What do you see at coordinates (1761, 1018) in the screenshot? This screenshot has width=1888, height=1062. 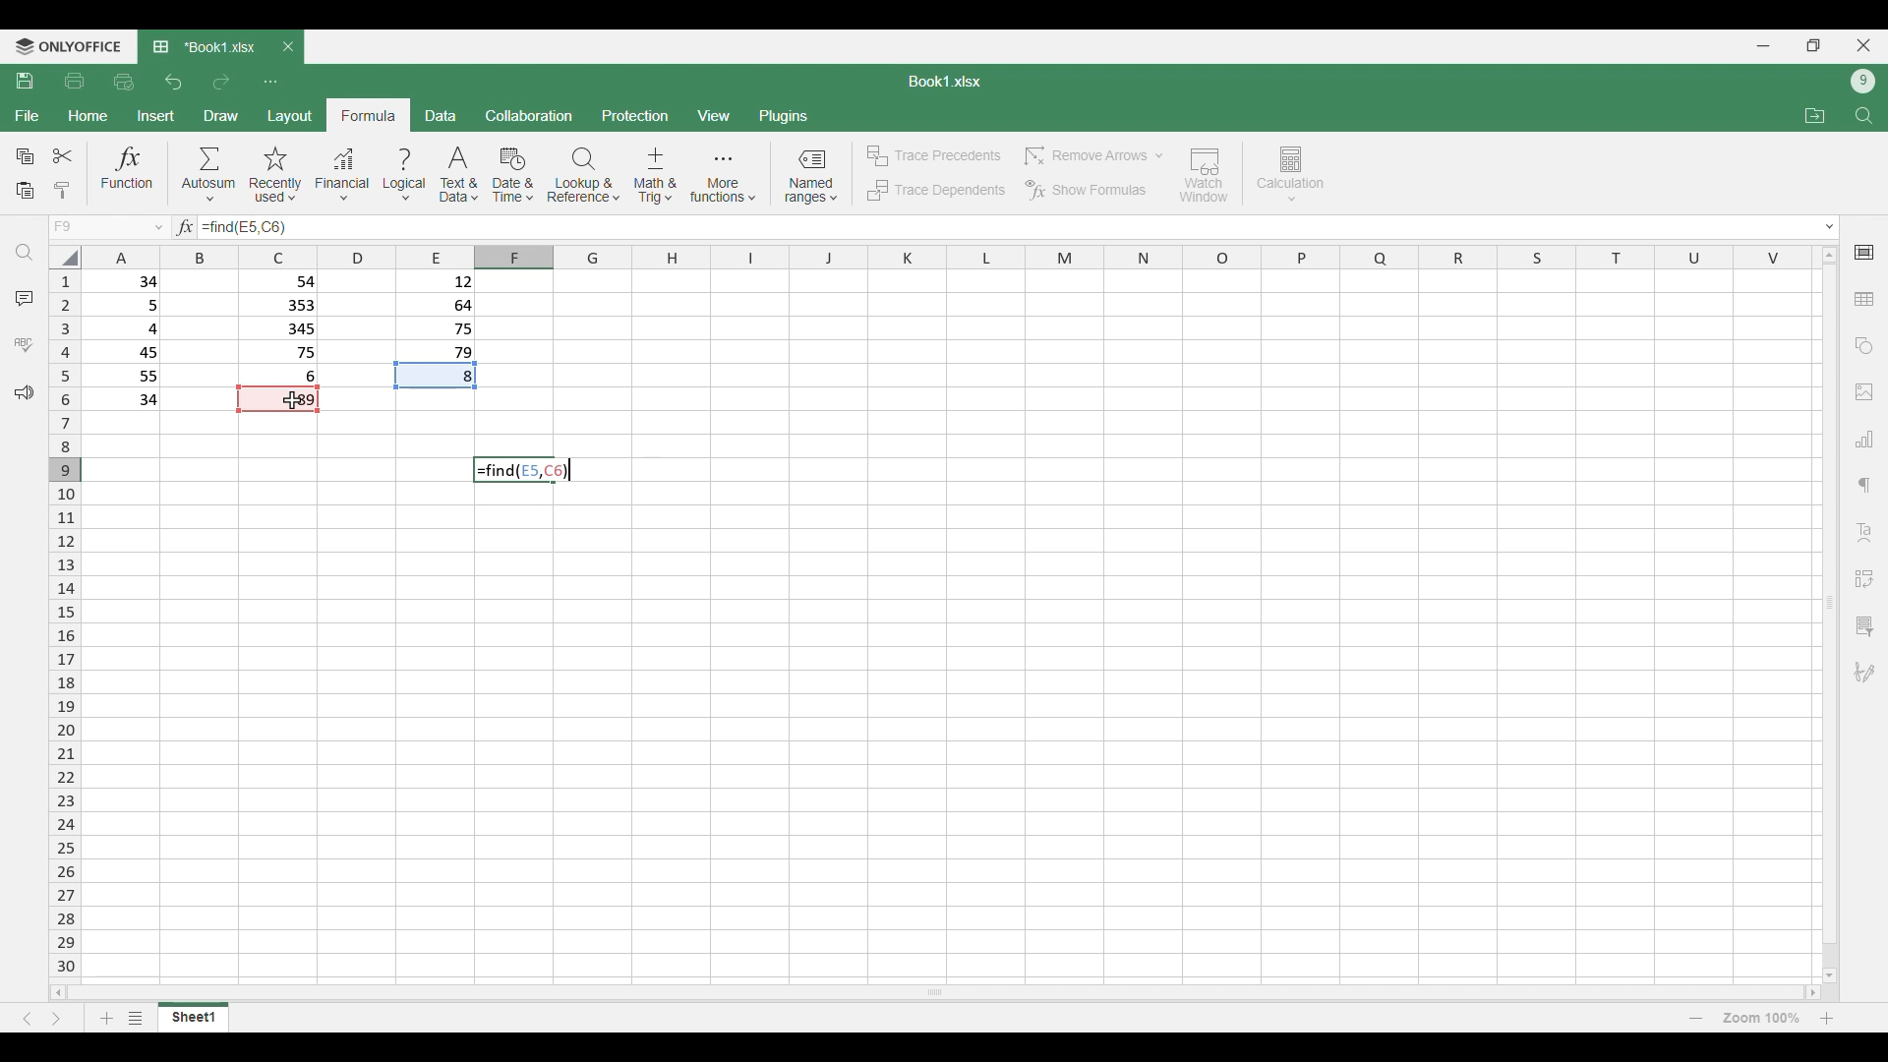 I see `Current zoom factor` at bounding box center [1761, 1018].